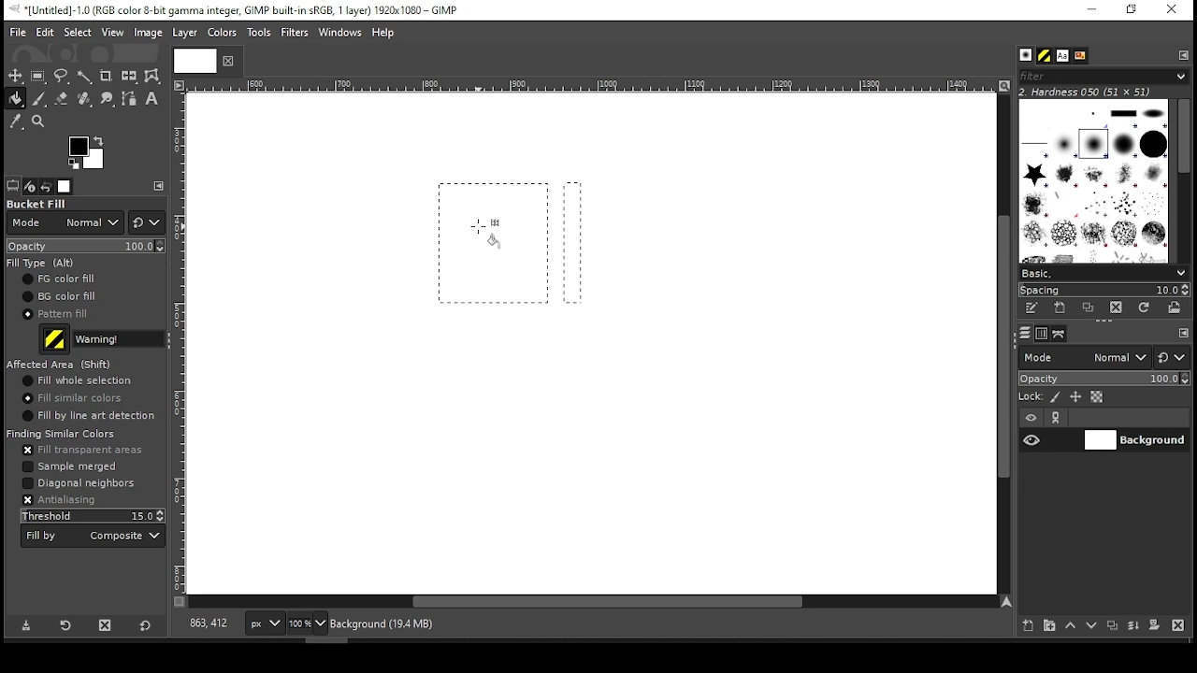 Image resolution: width=1197 pixels, height=673 pixels. What do you see at coordinates (64, 77) in the screenshot?
I see `free selection tool` at bounding box center [64, 77].